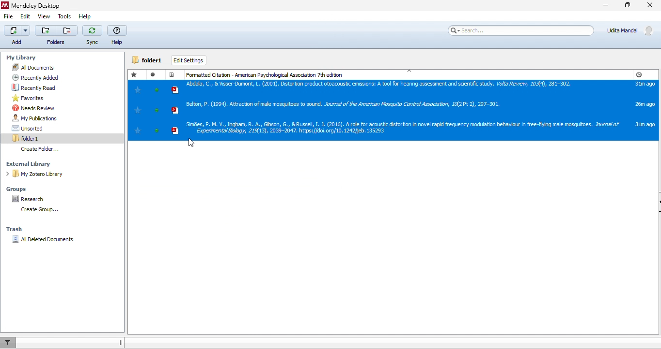 The image size is (661, 349). I want to click on create folder, so click(38, 210).